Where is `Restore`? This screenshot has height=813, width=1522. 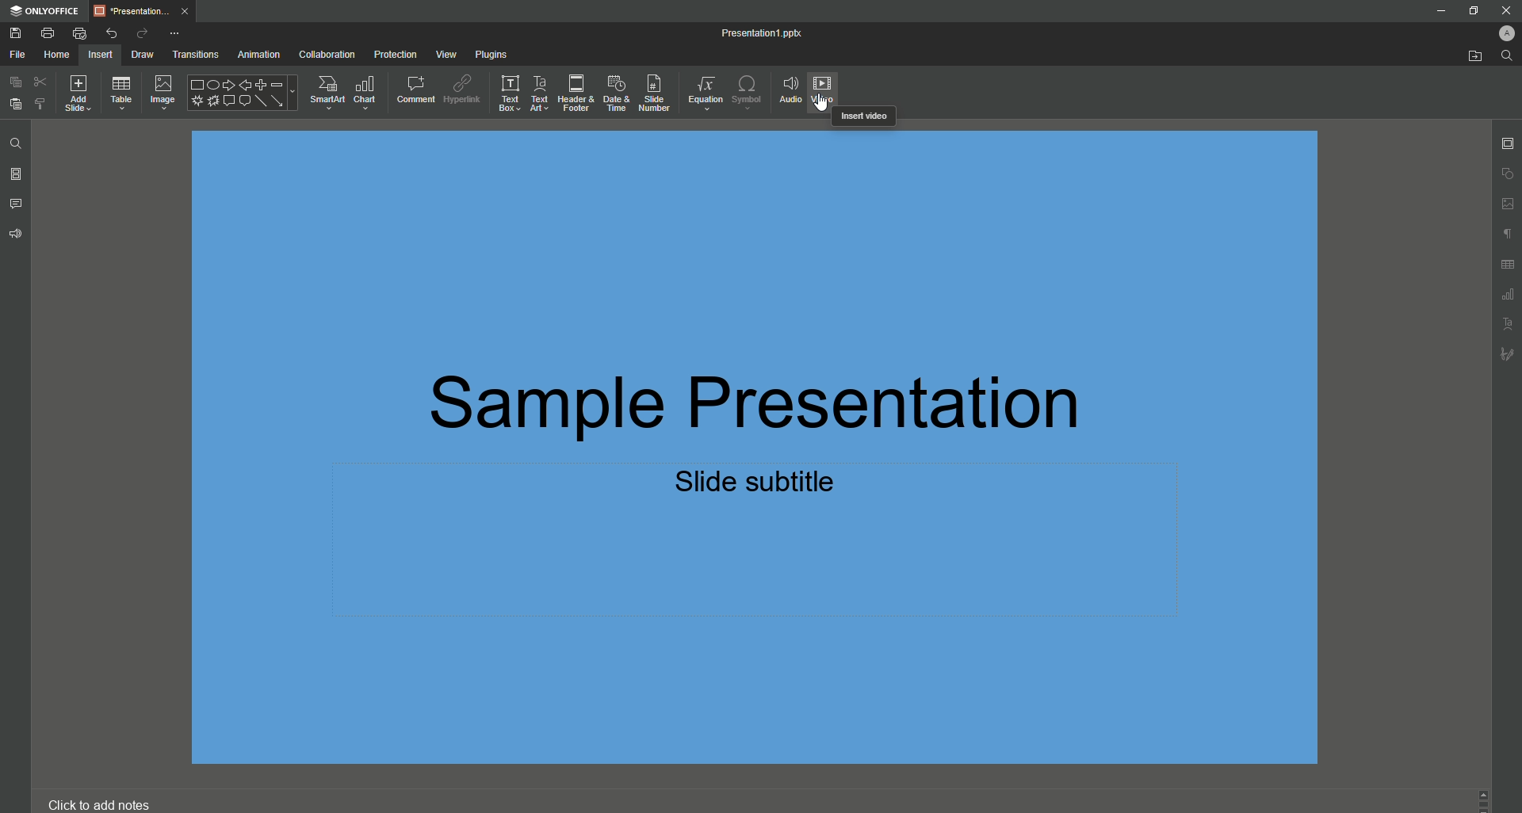
Restore is located at coordinates (1471, 10).